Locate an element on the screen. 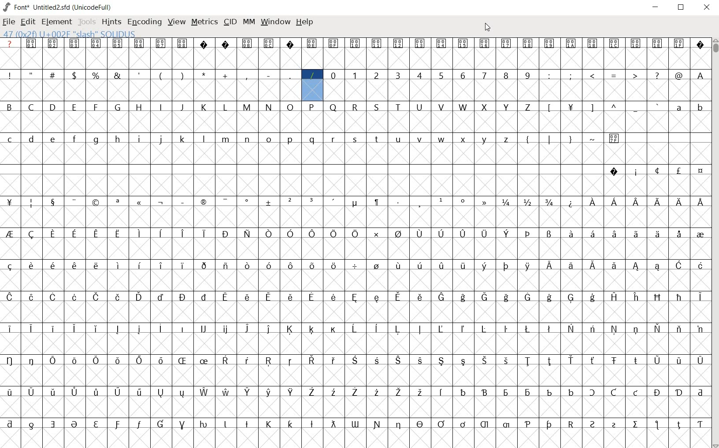 This screenshot has height=448, width=719. glyph is located at coordinates (160, 265).